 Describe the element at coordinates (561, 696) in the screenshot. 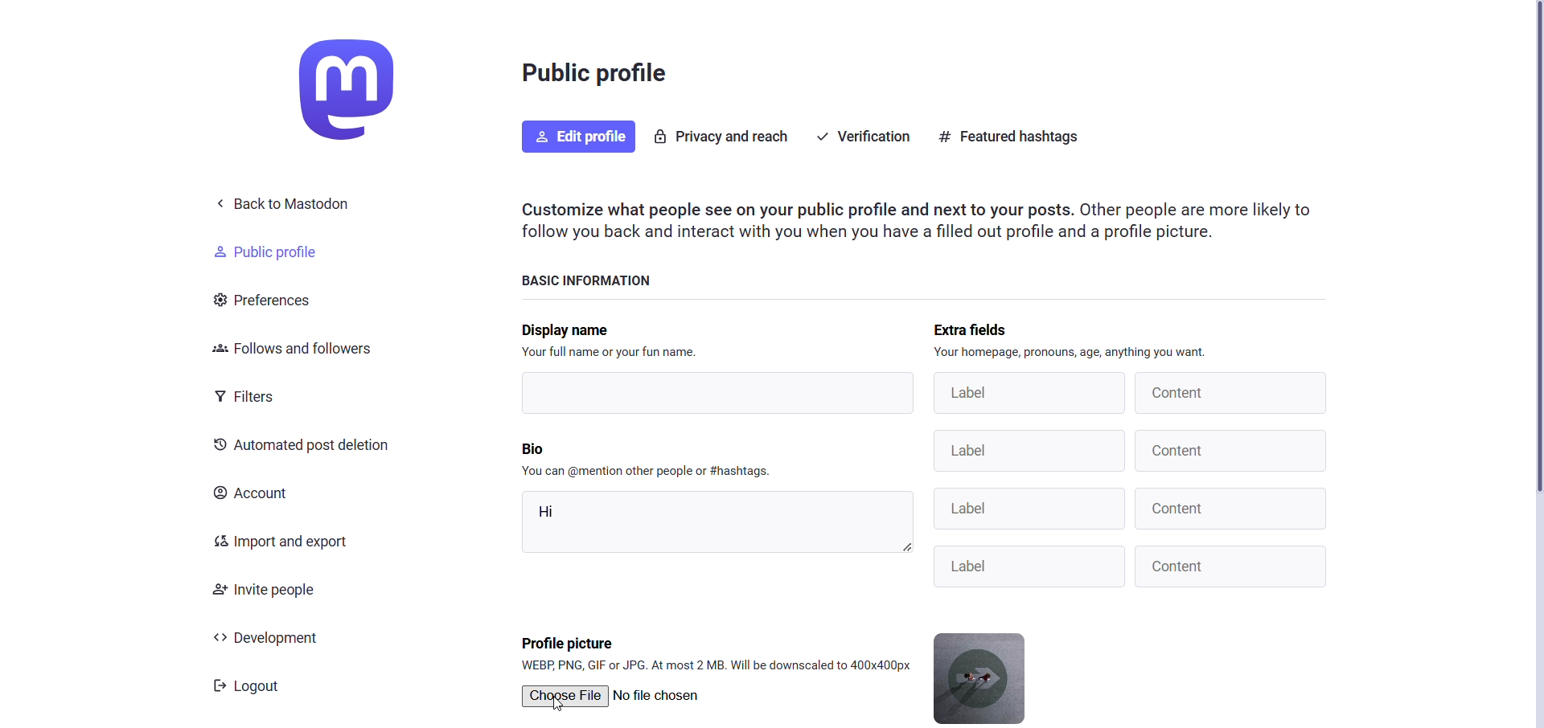

I see `choose file` at that location.